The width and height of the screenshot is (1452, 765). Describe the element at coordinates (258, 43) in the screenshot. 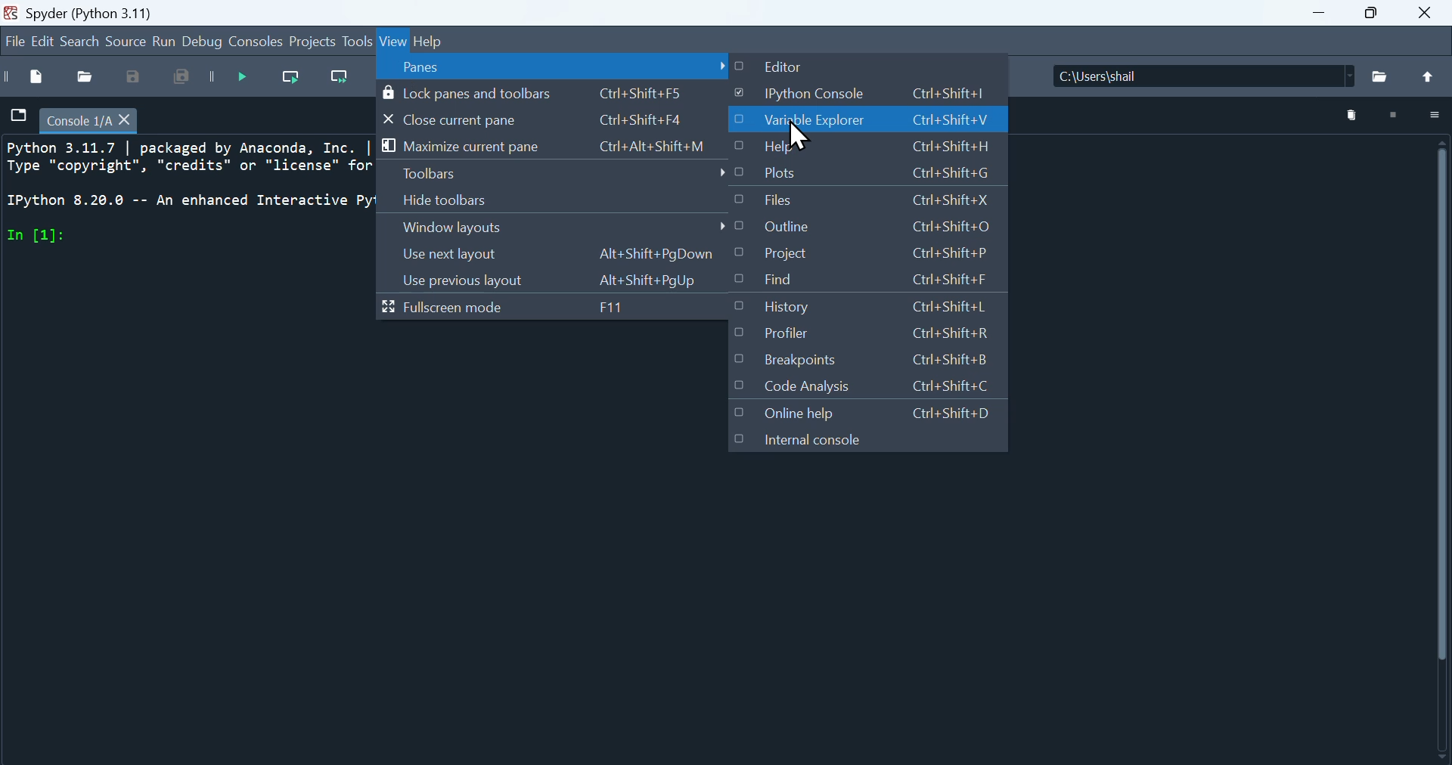

I see `Console` at that location.